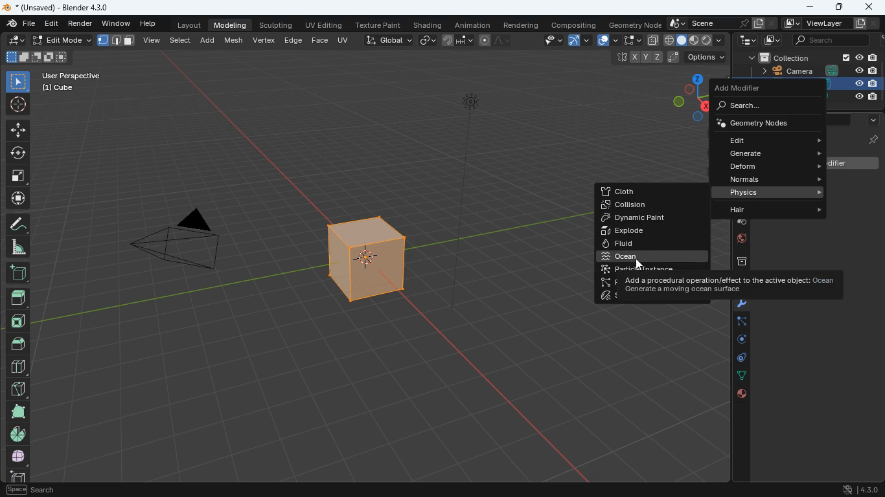 The width and height of the screenshot is (885, 497). What do you see at coordinates (814, 57) in the screenshot?
I see `collection` at bounding box center [814, 57].